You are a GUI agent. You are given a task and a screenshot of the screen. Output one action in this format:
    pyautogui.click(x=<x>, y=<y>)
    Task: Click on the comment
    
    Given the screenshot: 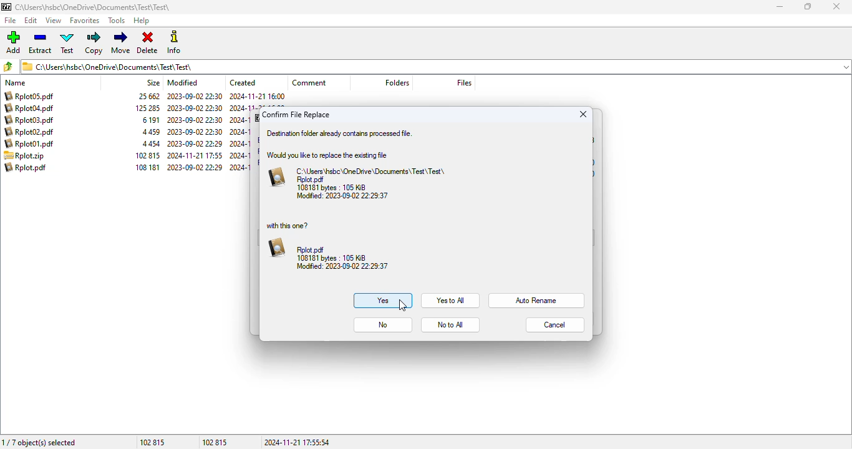 What is the action you would take?
    pyautogui.click(x=309, y=82)
    